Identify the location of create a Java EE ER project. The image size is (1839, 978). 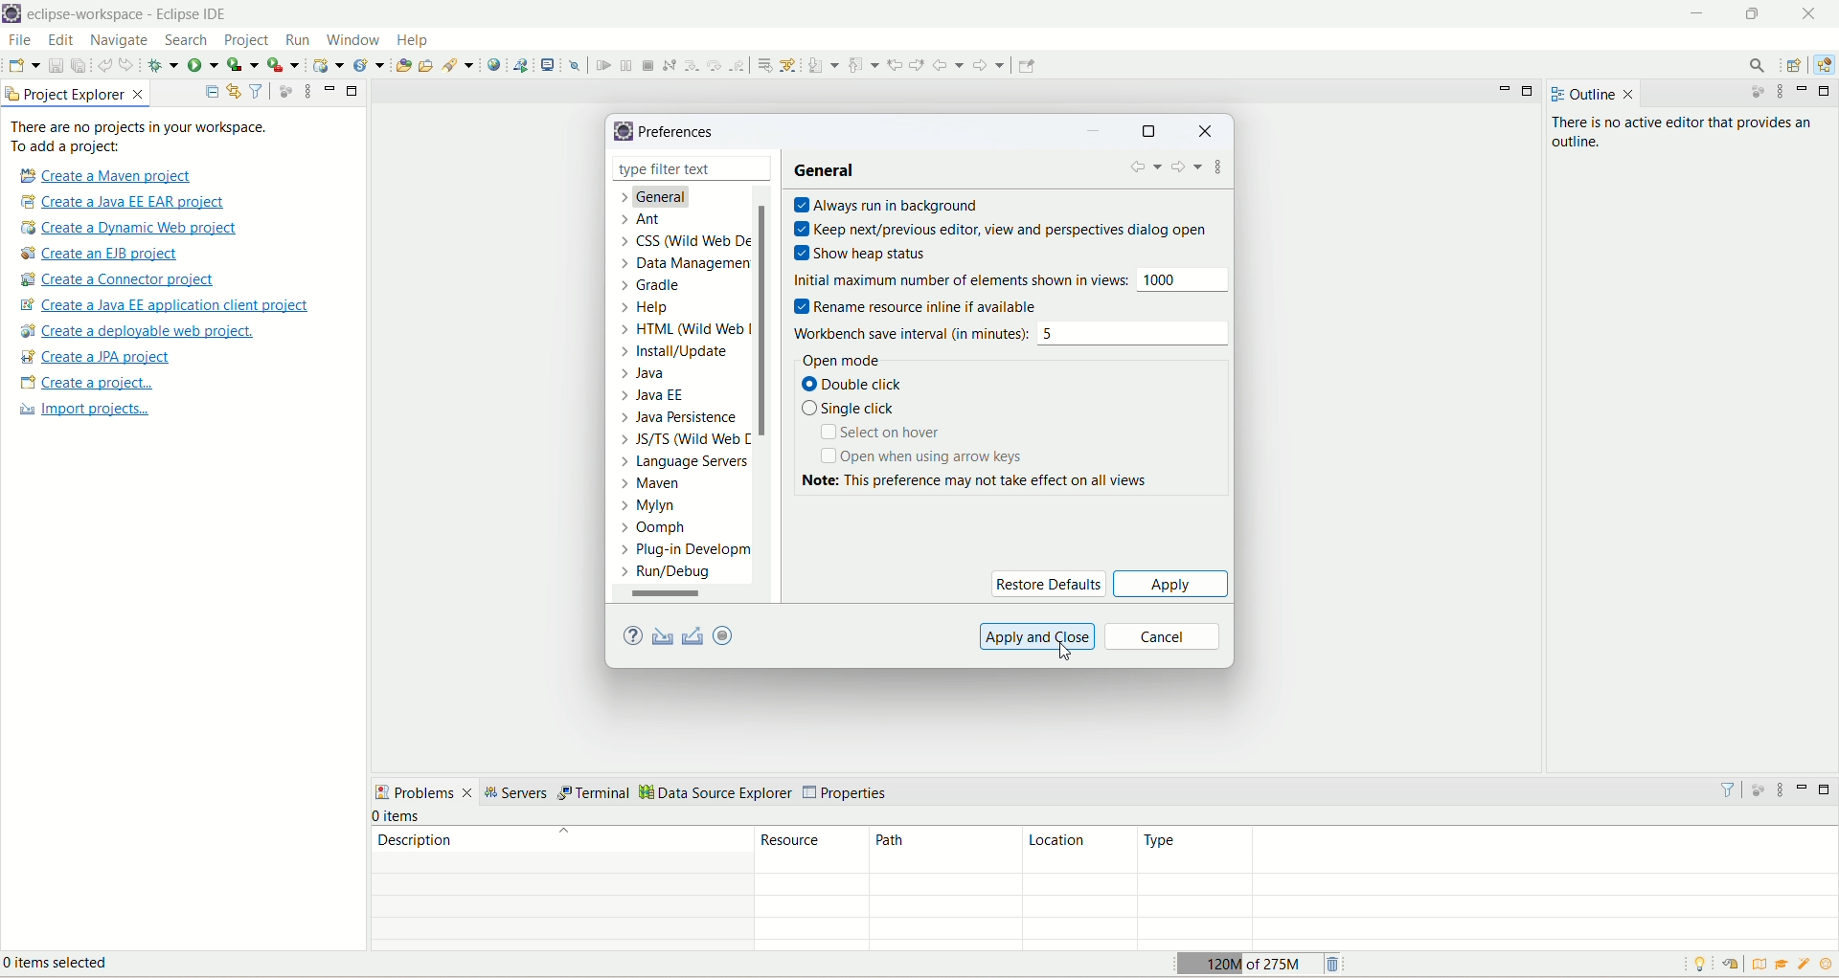
(127, 202).